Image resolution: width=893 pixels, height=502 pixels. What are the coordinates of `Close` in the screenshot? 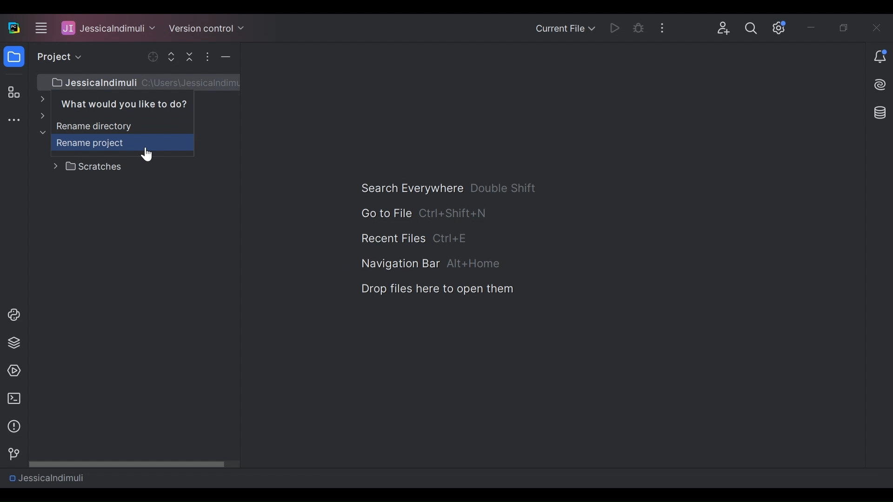 It's located at (878, 27).